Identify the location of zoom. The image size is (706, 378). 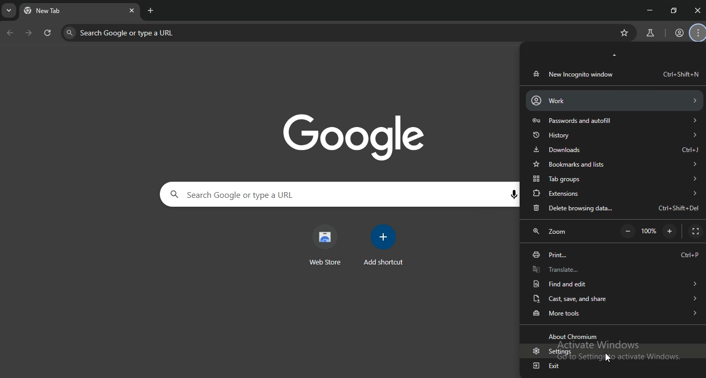
(553, 233).